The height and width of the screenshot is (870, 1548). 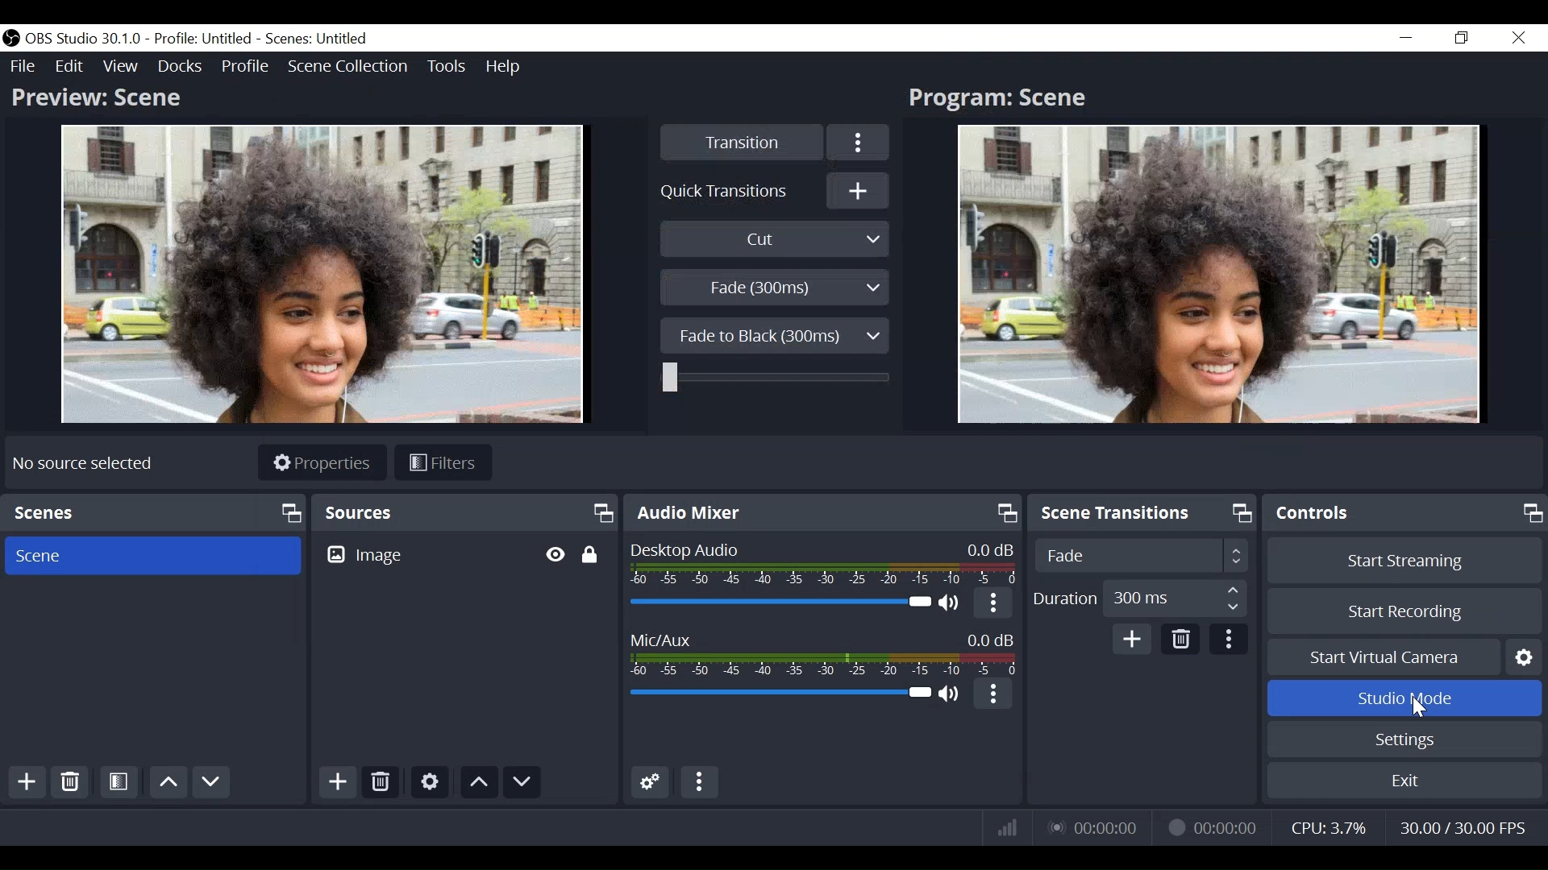 I want to click on Gear, so click(x=651, y=782).